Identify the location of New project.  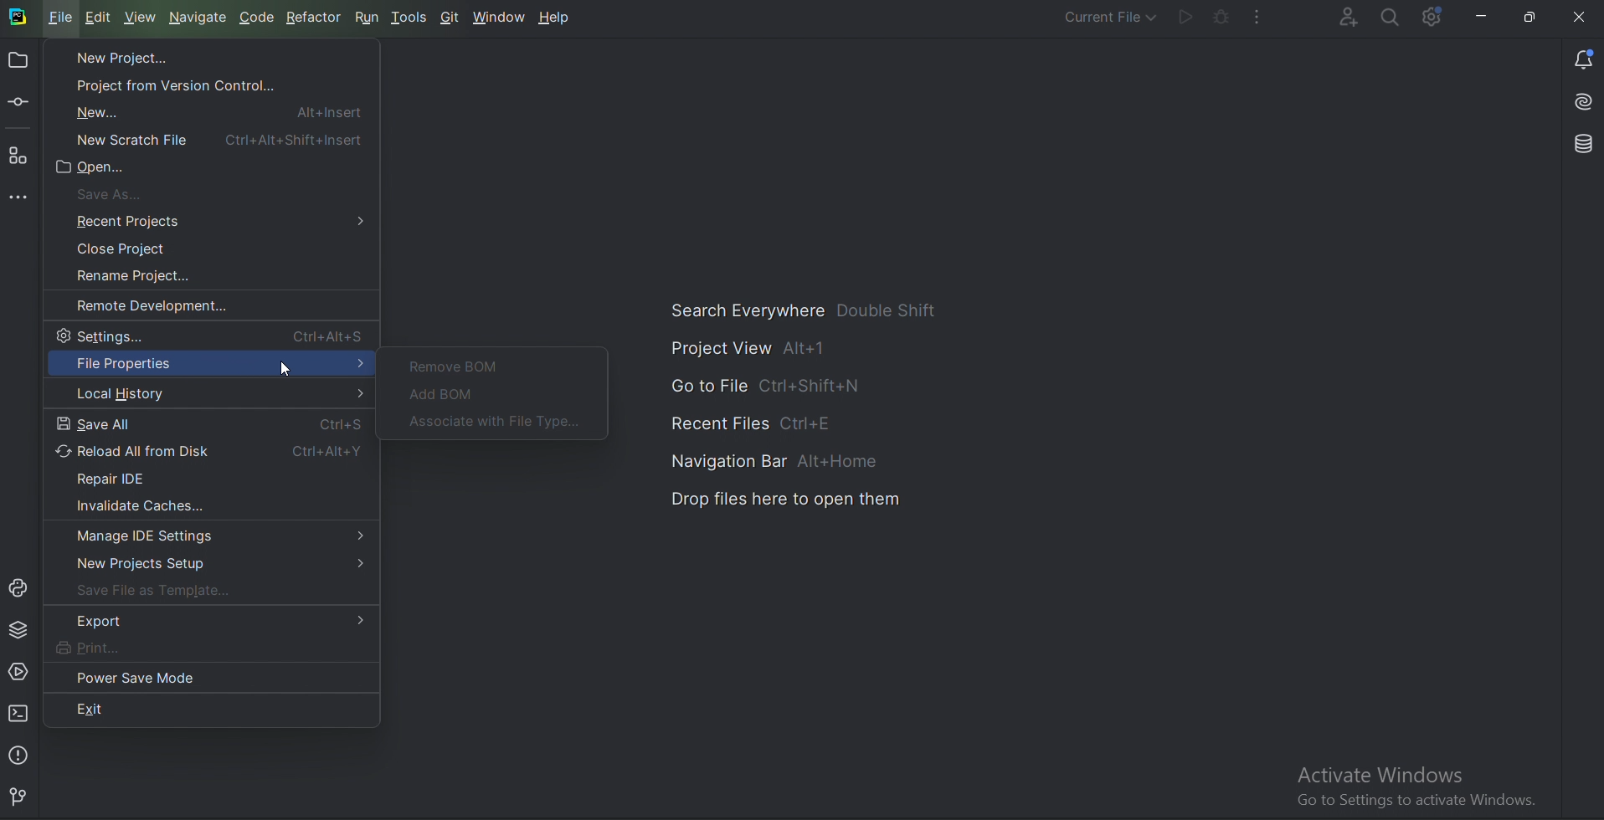
(115, 57).